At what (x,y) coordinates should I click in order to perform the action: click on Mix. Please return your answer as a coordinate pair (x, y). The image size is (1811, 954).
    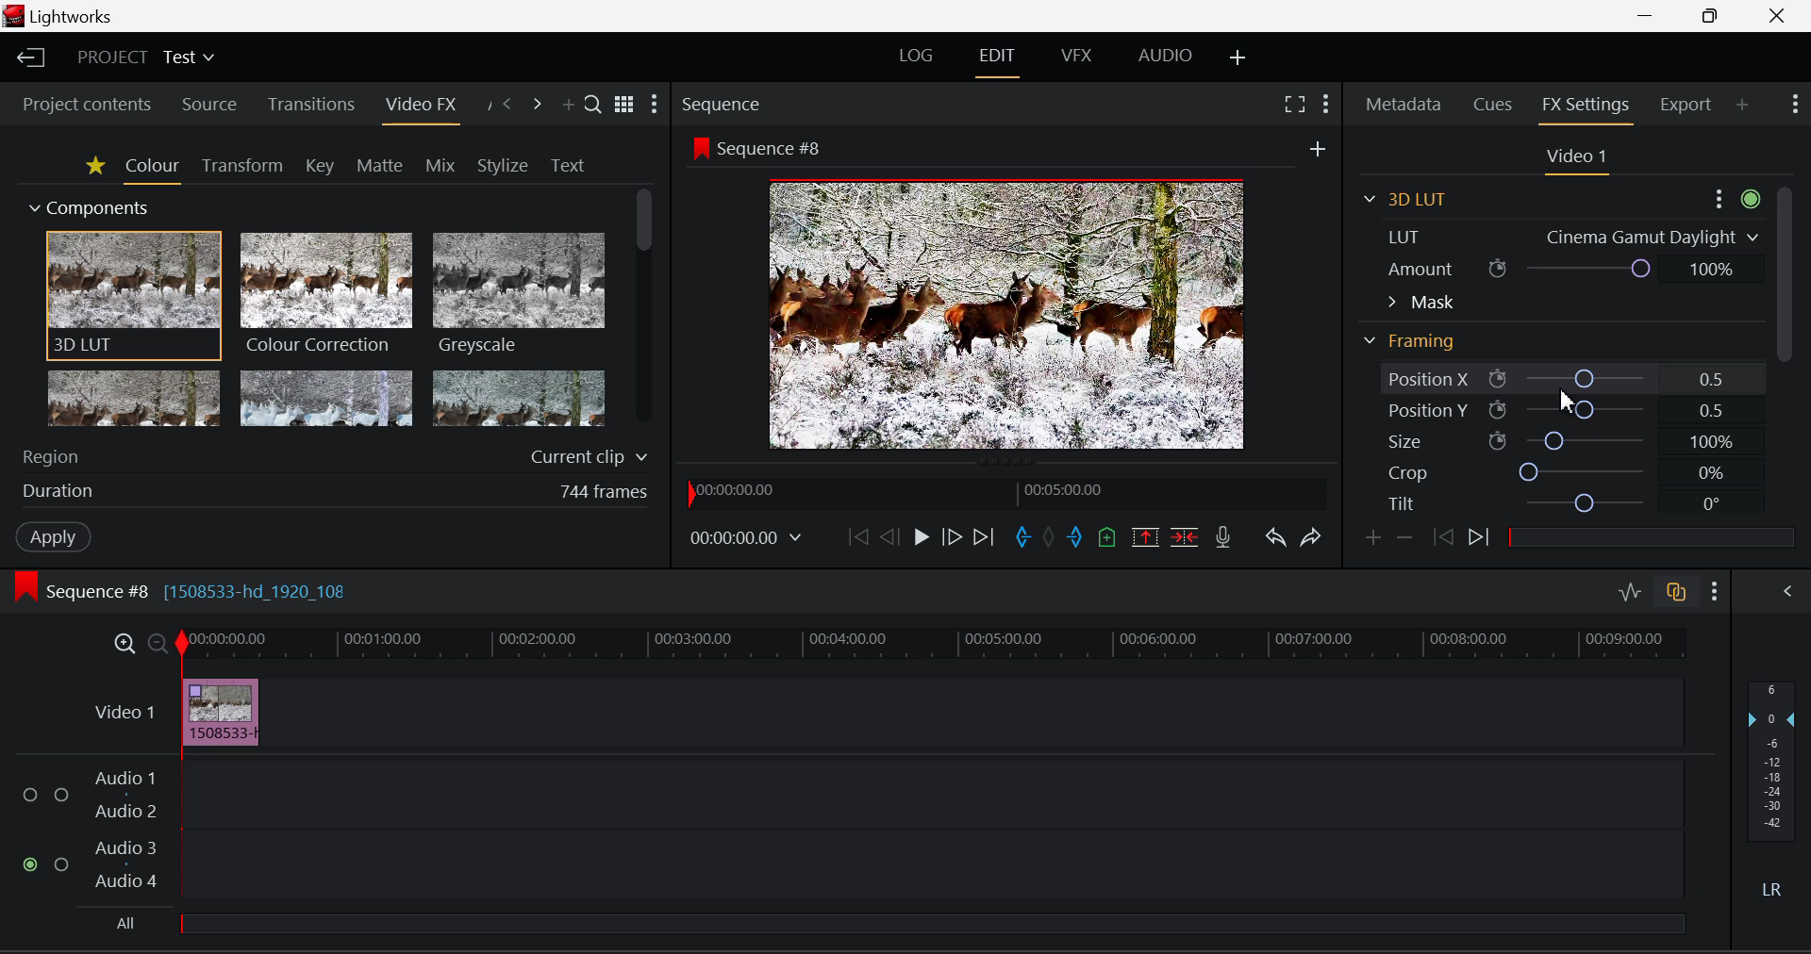
    Looking at the image, I should click on (441, 162).